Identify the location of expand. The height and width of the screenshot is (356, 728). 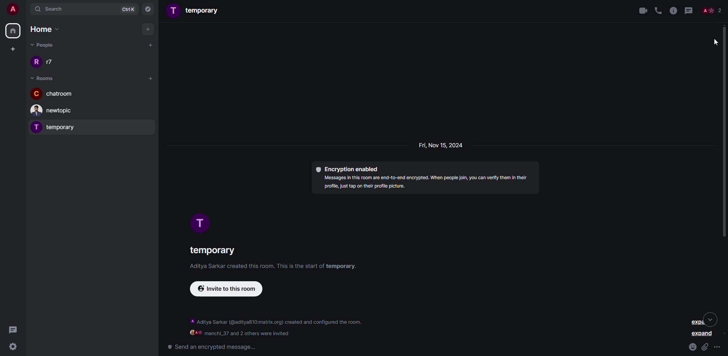
(700, 320).